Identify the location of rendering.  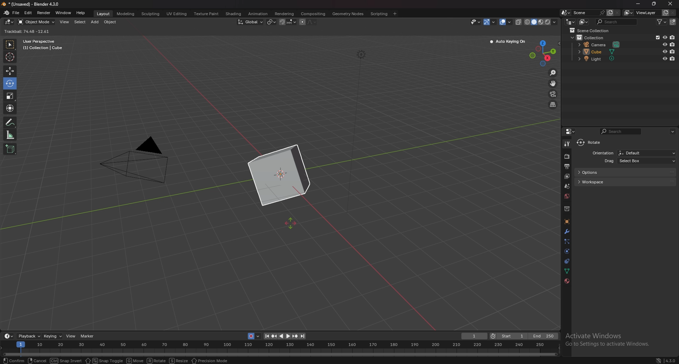
(284, 13).